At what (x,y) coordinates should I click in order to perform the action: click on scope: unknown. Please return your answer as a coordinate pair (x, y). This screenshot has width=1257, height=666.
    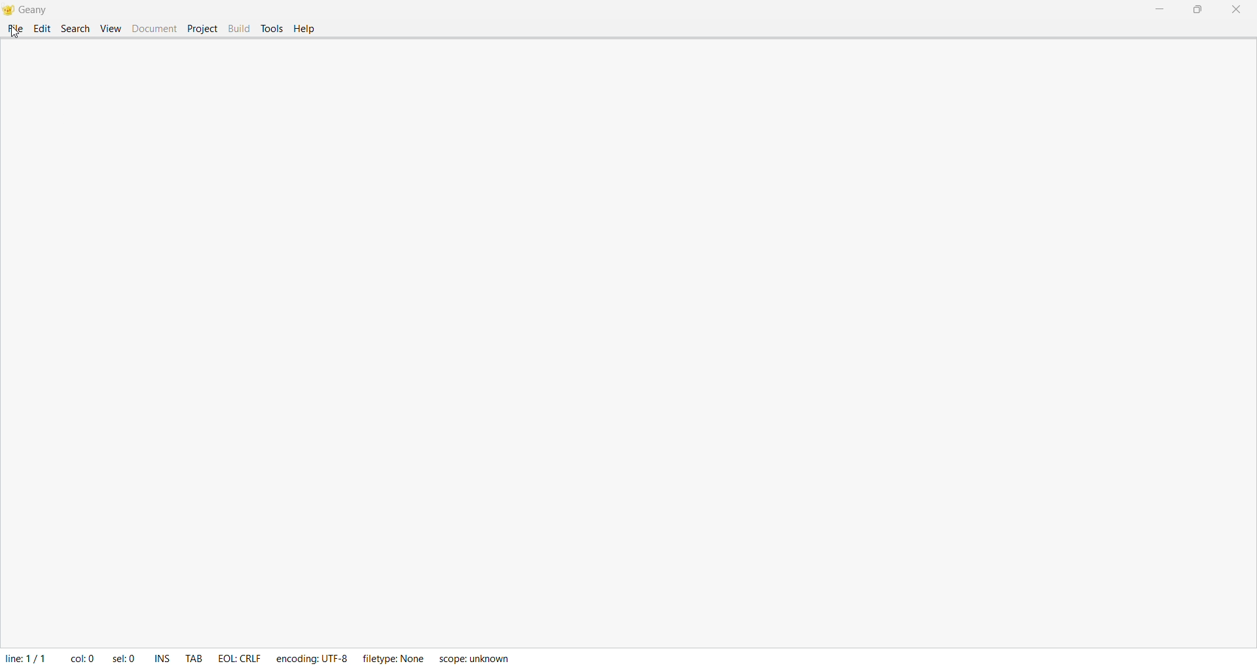
    Looking at the image, I should click on (476, 658).